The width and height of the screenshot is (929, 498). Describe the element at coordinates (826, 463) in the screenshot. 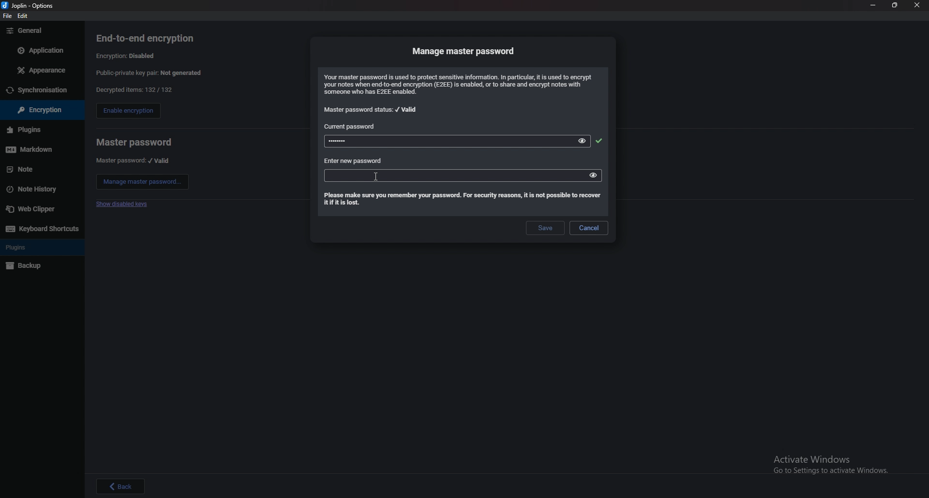

I see `Activate Windows` at that location.